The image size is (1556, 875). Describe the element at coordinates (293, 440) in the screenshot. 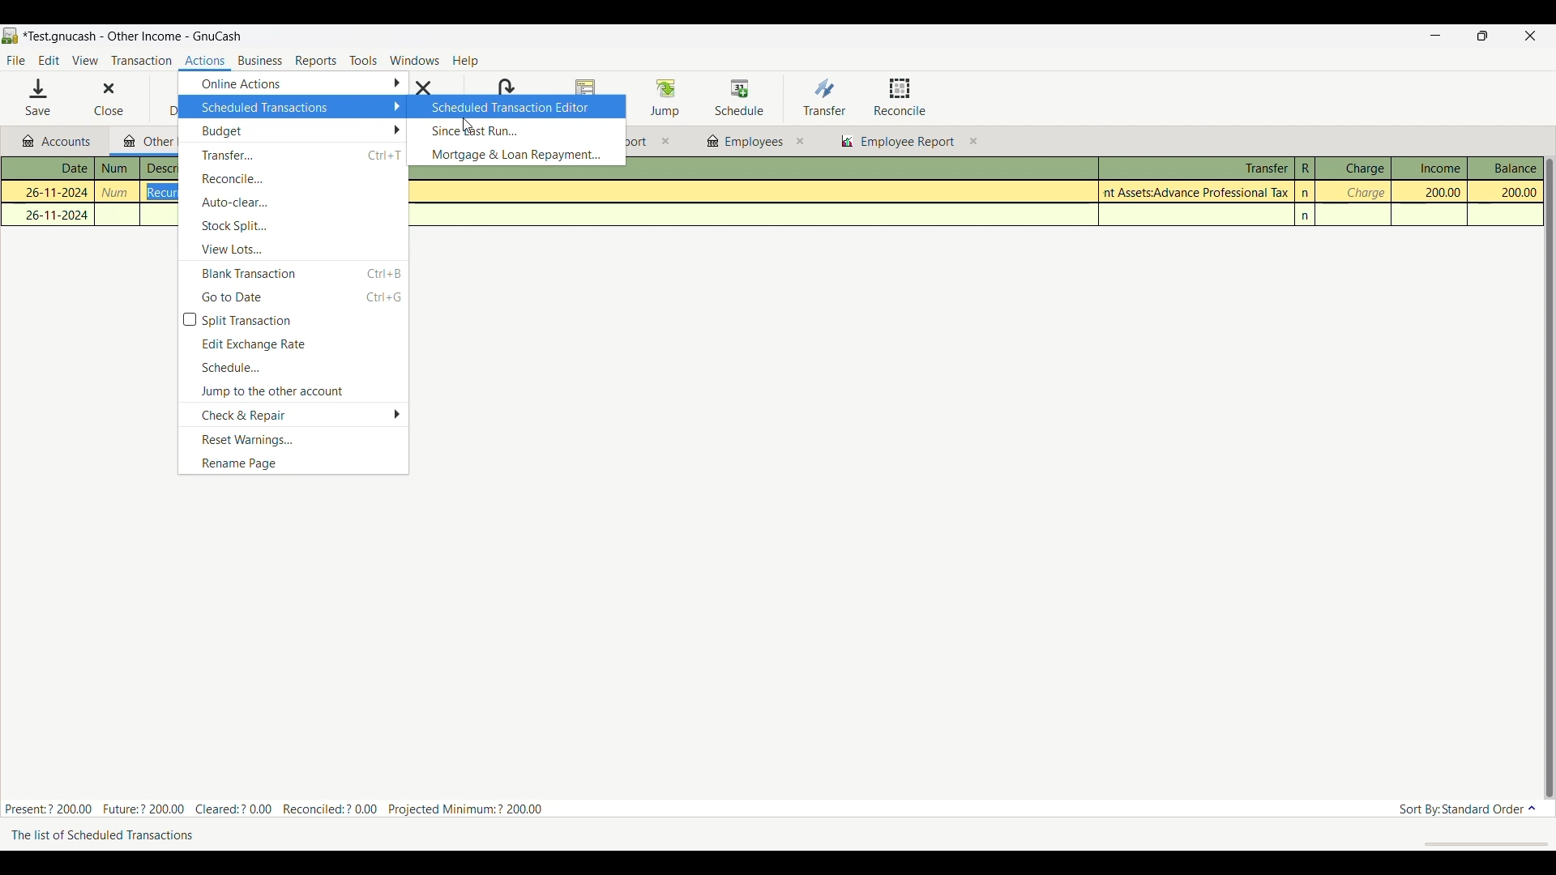

I see `Reset warnings` at that location.